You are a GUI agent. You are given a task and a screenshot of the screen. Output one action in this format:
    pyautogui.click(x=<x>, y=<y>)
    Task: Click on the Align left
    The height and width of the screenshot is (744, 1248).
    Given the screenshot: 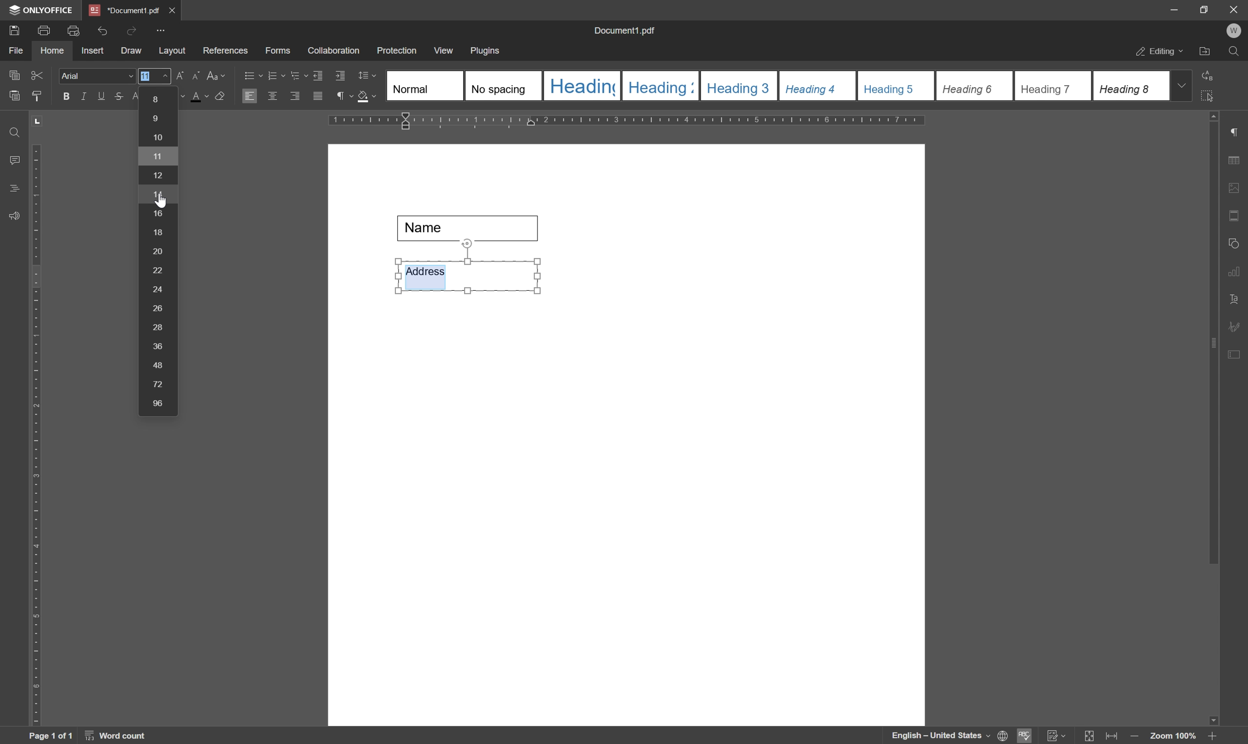 What is the action you would take?
    pyautogui.click(x=250, y=97)
    